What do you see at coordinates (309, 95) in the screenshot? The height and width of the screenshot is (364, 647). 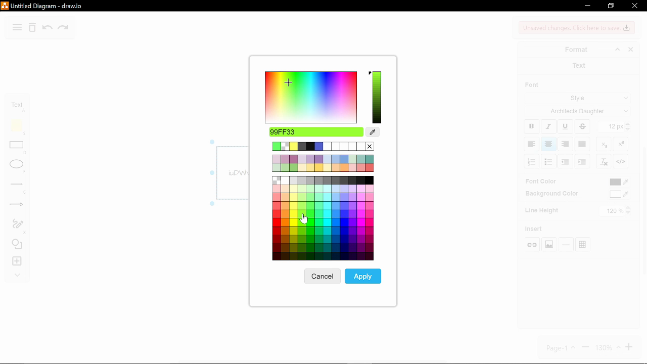 I see `color spectrum` at bounding box center [309, 95].